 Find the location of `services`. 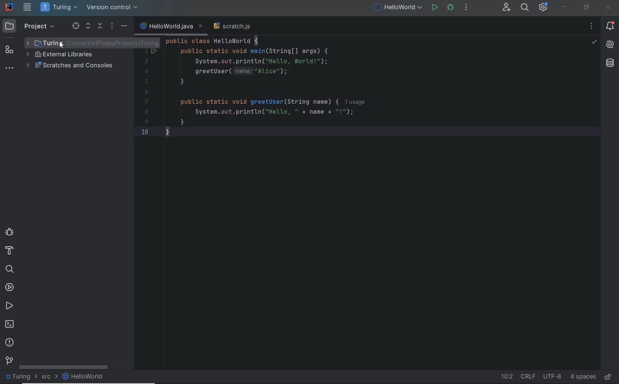

services is located at coordinates (10, 287).